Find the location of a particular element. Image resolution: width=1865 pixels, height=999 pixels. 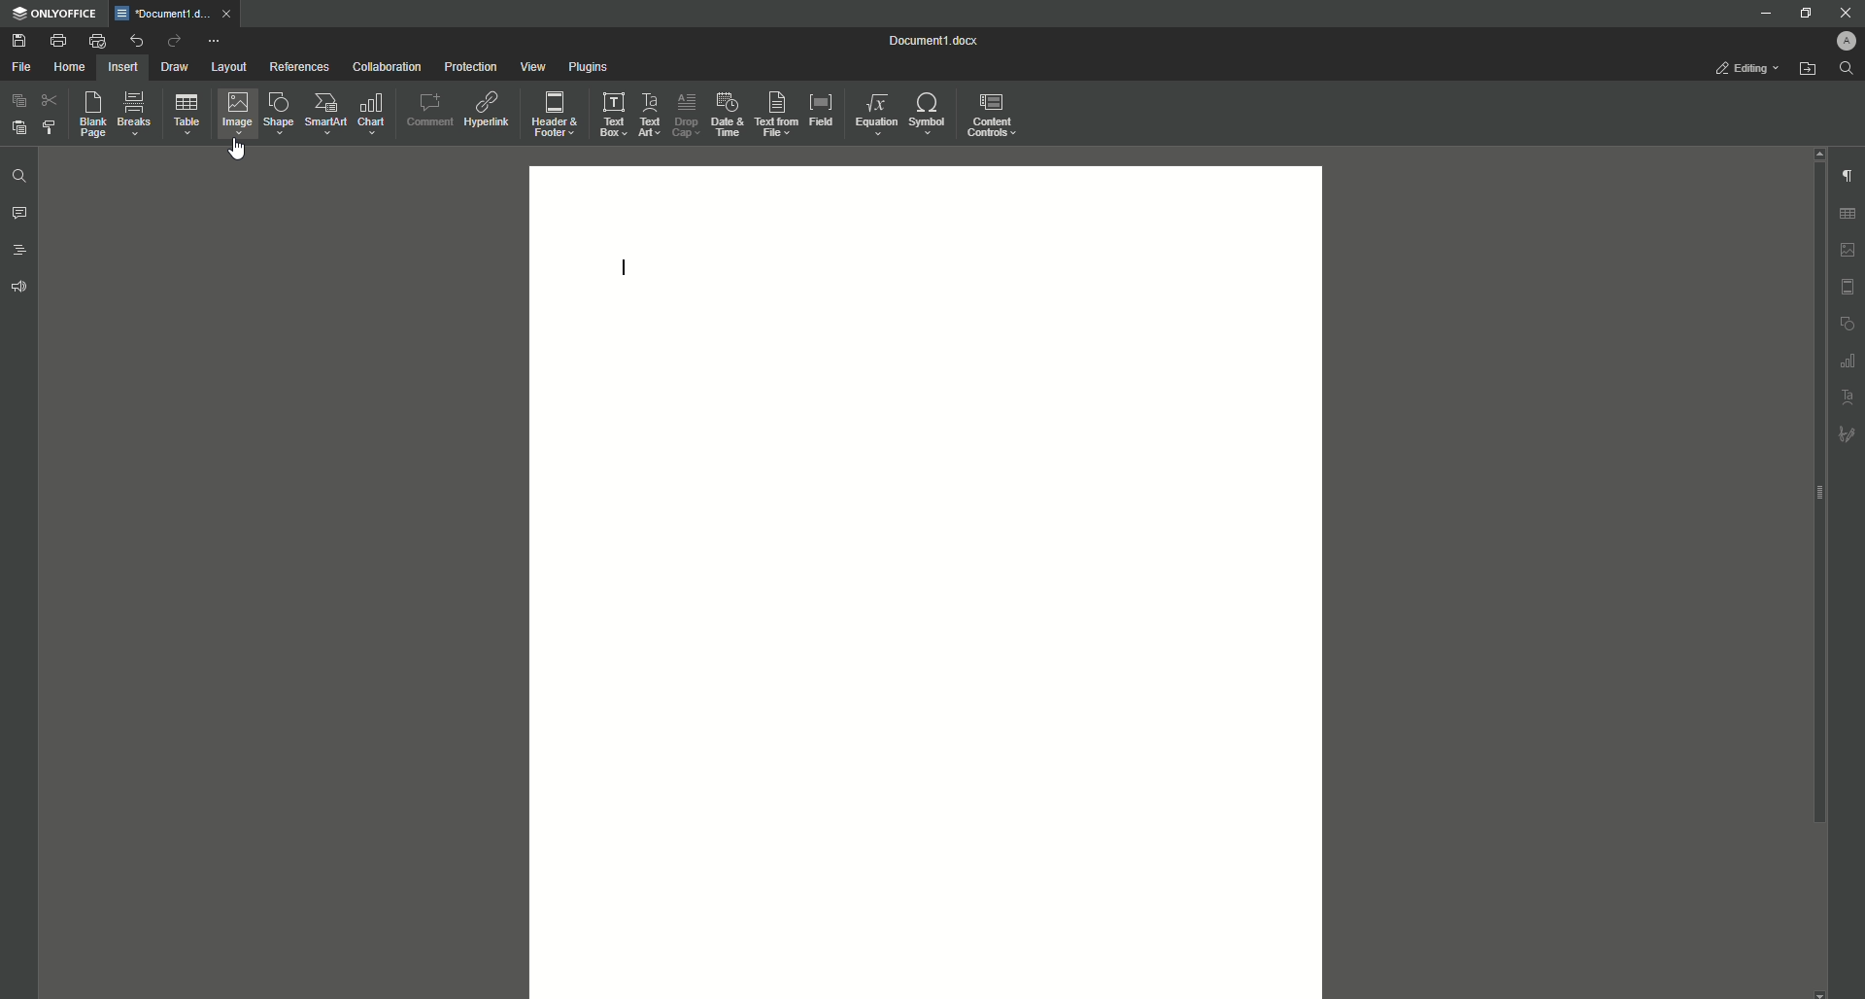

Profile is located at coordinates (1845, 40).